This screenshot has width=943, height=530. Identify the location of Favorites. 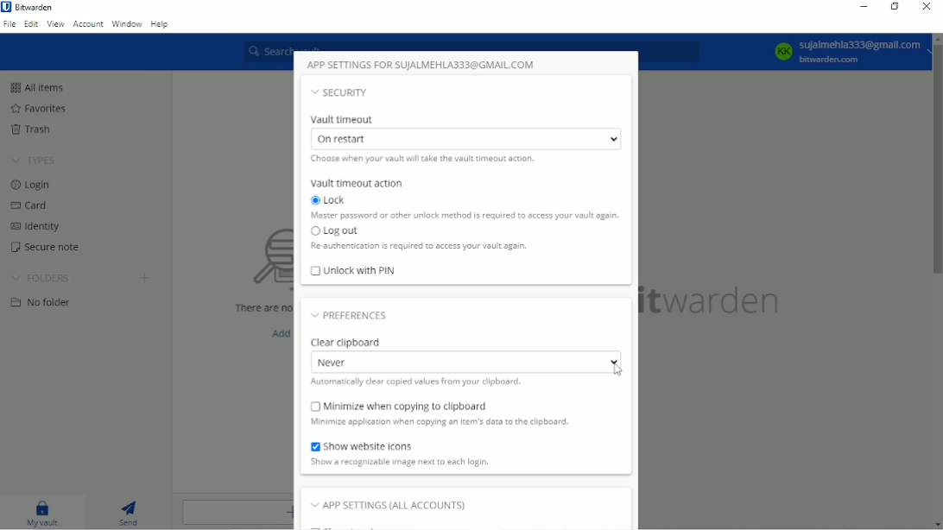
(47, 108).